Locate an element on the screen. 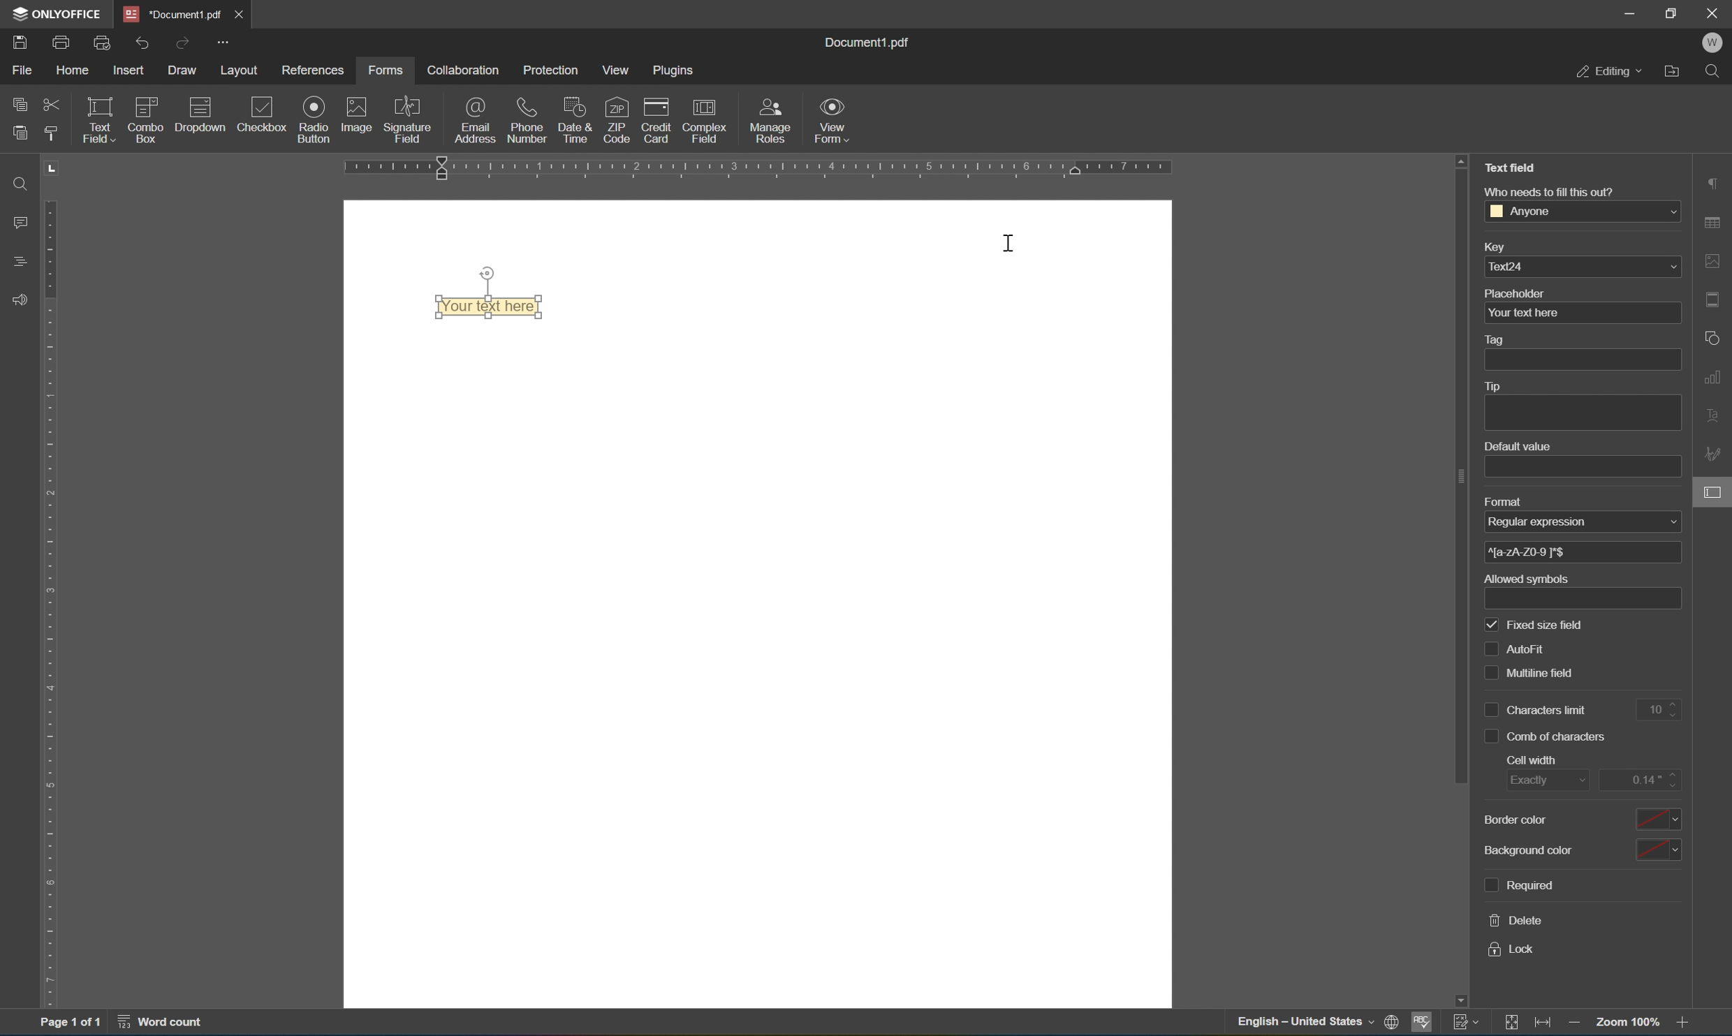 This screenshot has width=1732, height=1036. credit card is located at coordinates (656, 124).